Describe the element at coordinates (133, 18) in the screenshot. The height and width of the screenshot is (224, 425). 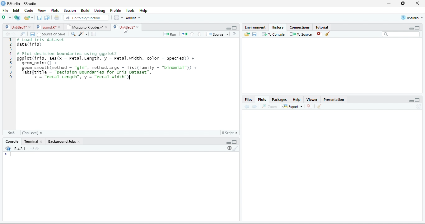
I see `Addins` at that location.